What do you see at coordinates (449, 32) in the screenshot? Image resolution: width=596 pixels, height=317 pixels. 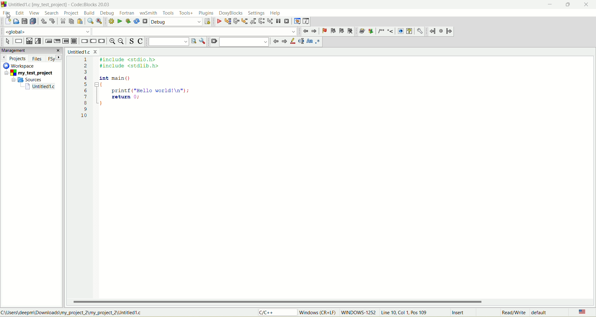 I see `jump forward` at bounding box center [449, 32].